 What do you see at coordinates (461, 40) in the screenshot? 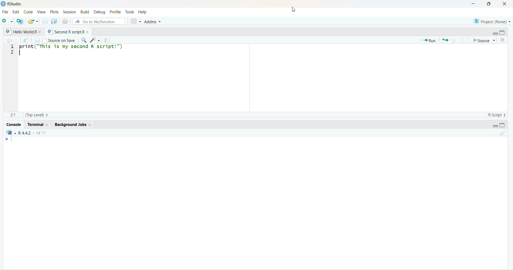
I see `Go to next section/chunk (Ctrl + pgDn)` at bounding box center [461, 40].